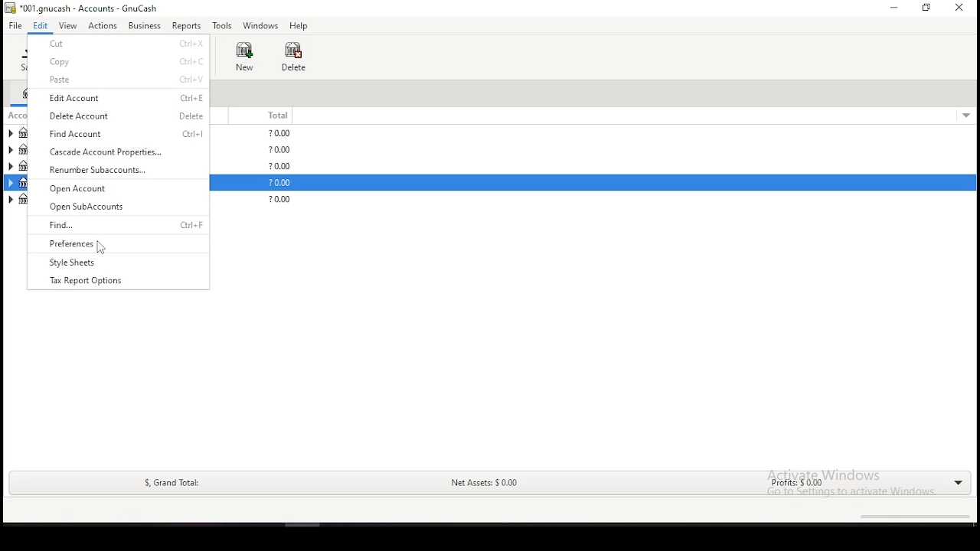 This screenshot has width=980, height=551. I want to click on ? 0.00, so click(276, 184).